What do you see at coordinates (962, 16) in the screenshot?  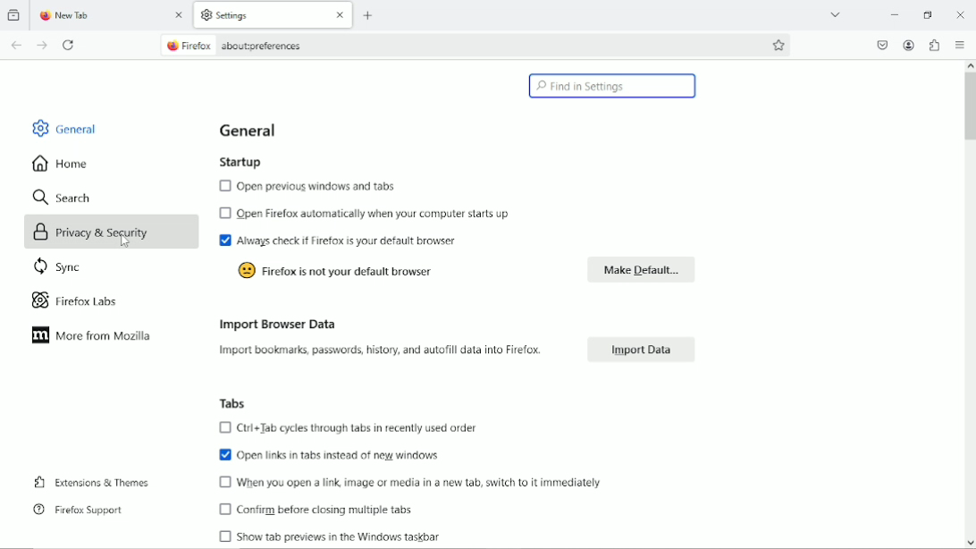 I see `Close` at bounding box center [962, 16].